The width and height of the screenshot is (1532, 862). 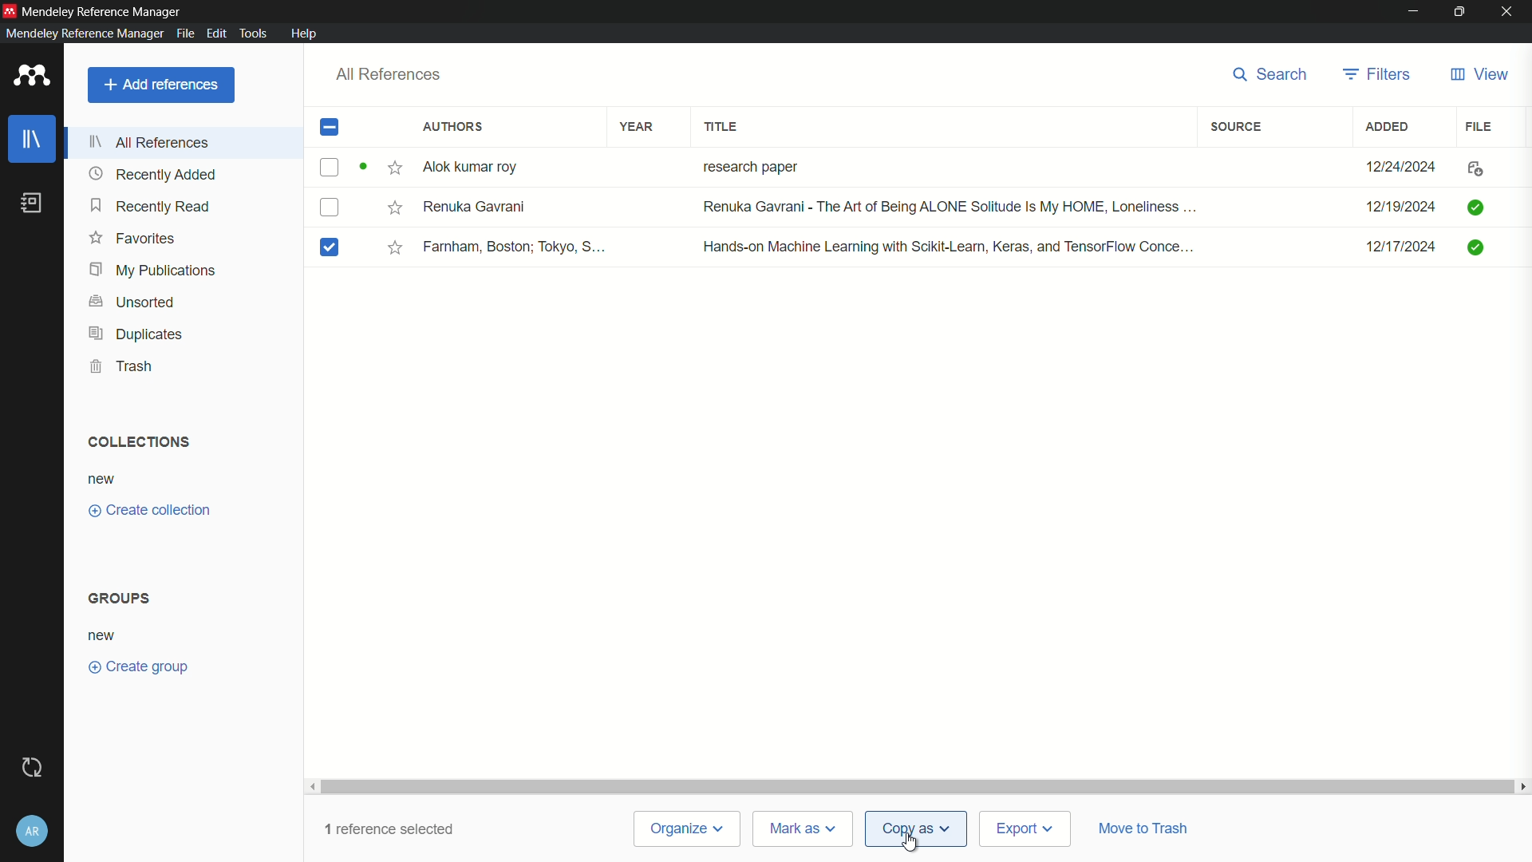 I want to click on Mark it star, so click(x=393, y=247).